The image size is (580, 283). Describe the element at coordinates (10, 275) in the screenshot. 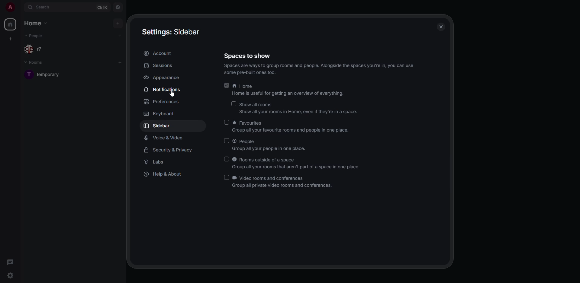

I see `quick settings` at that location.